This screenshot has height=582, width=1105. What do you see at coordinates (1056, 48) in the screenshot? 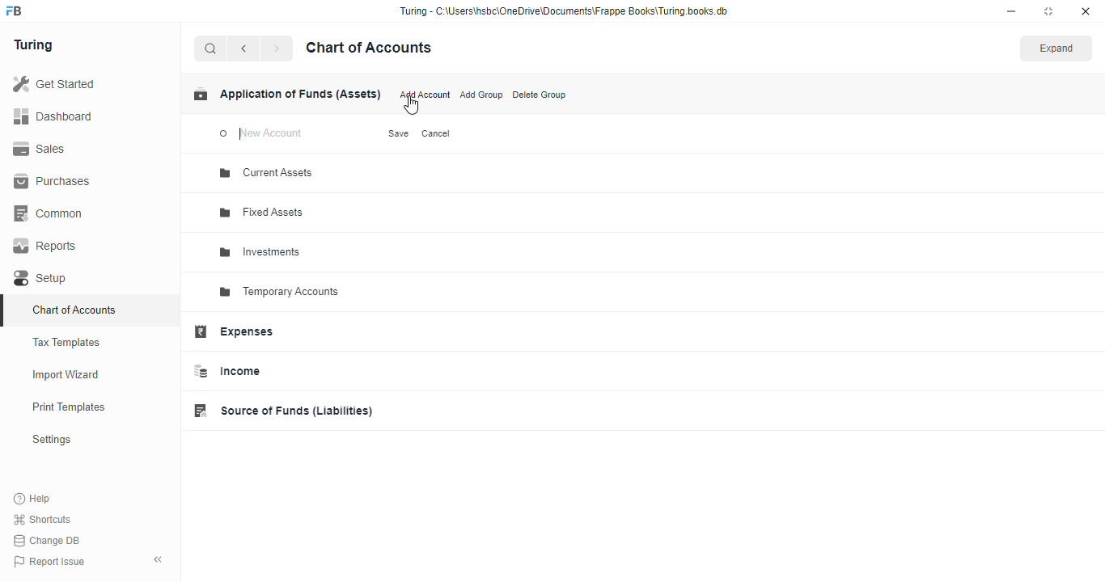
I see `expand` at bounding box center [1056, 48].